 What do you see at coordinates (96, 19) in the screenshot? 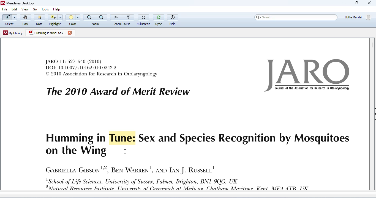
I see `zoom` at bounding box center [96, 19].